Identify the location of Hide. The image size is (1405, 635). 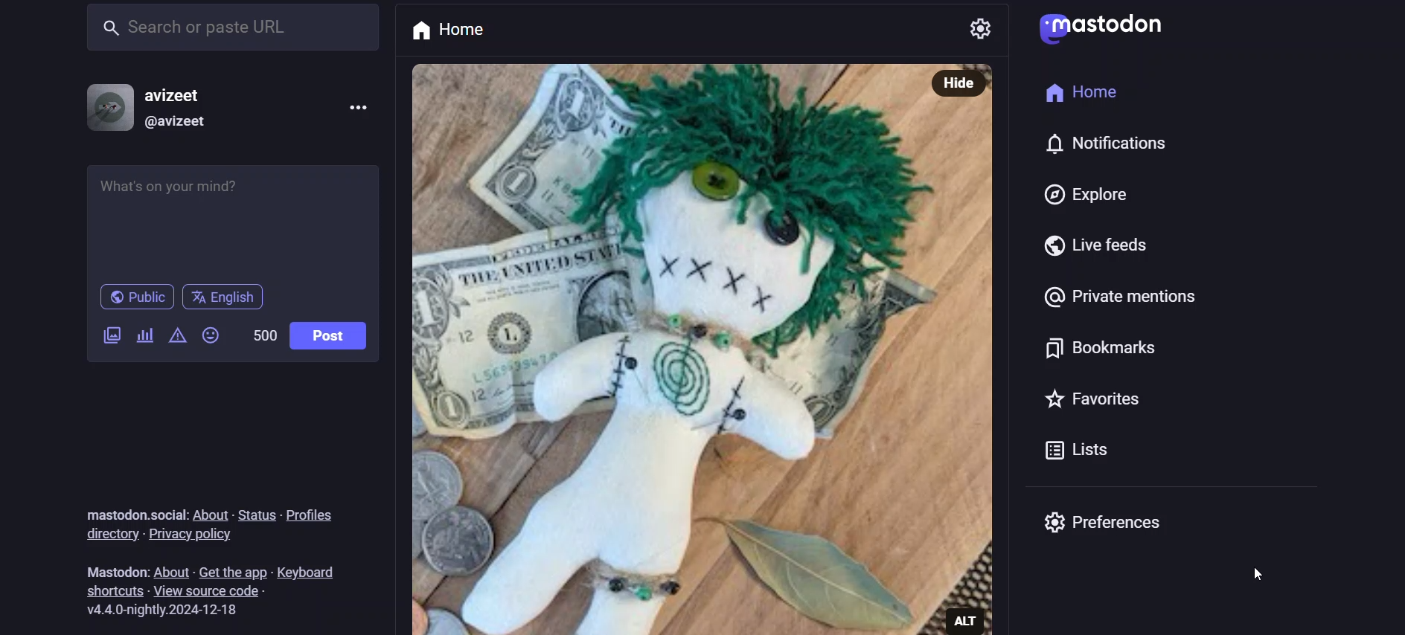
(958, 83).